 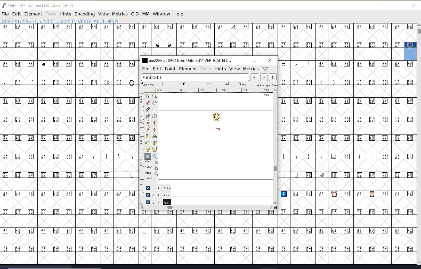 What do you see at coordinates (148, 116) in the screenshot?
I see `add a point, then drag out its control points` at bounding box center [148, 116].